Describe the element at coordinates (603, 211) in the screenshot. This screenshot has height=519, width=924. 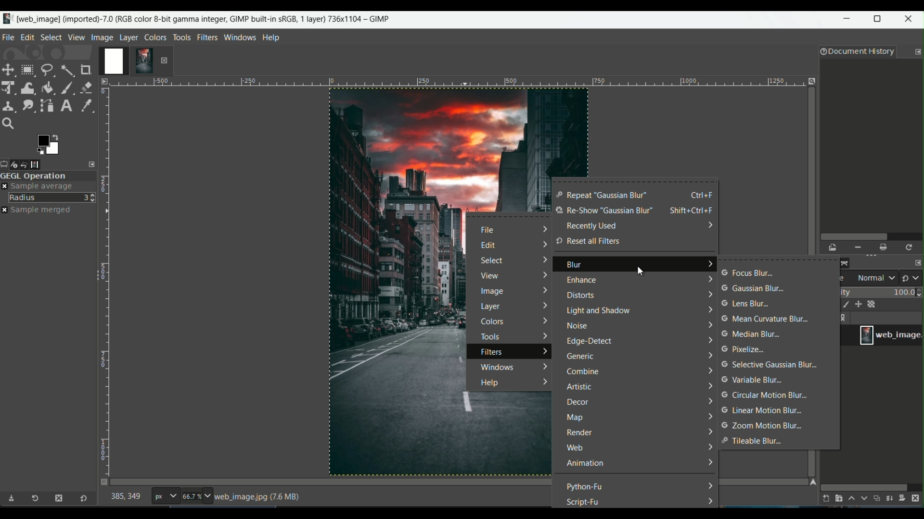
I see `reshow` at that location.